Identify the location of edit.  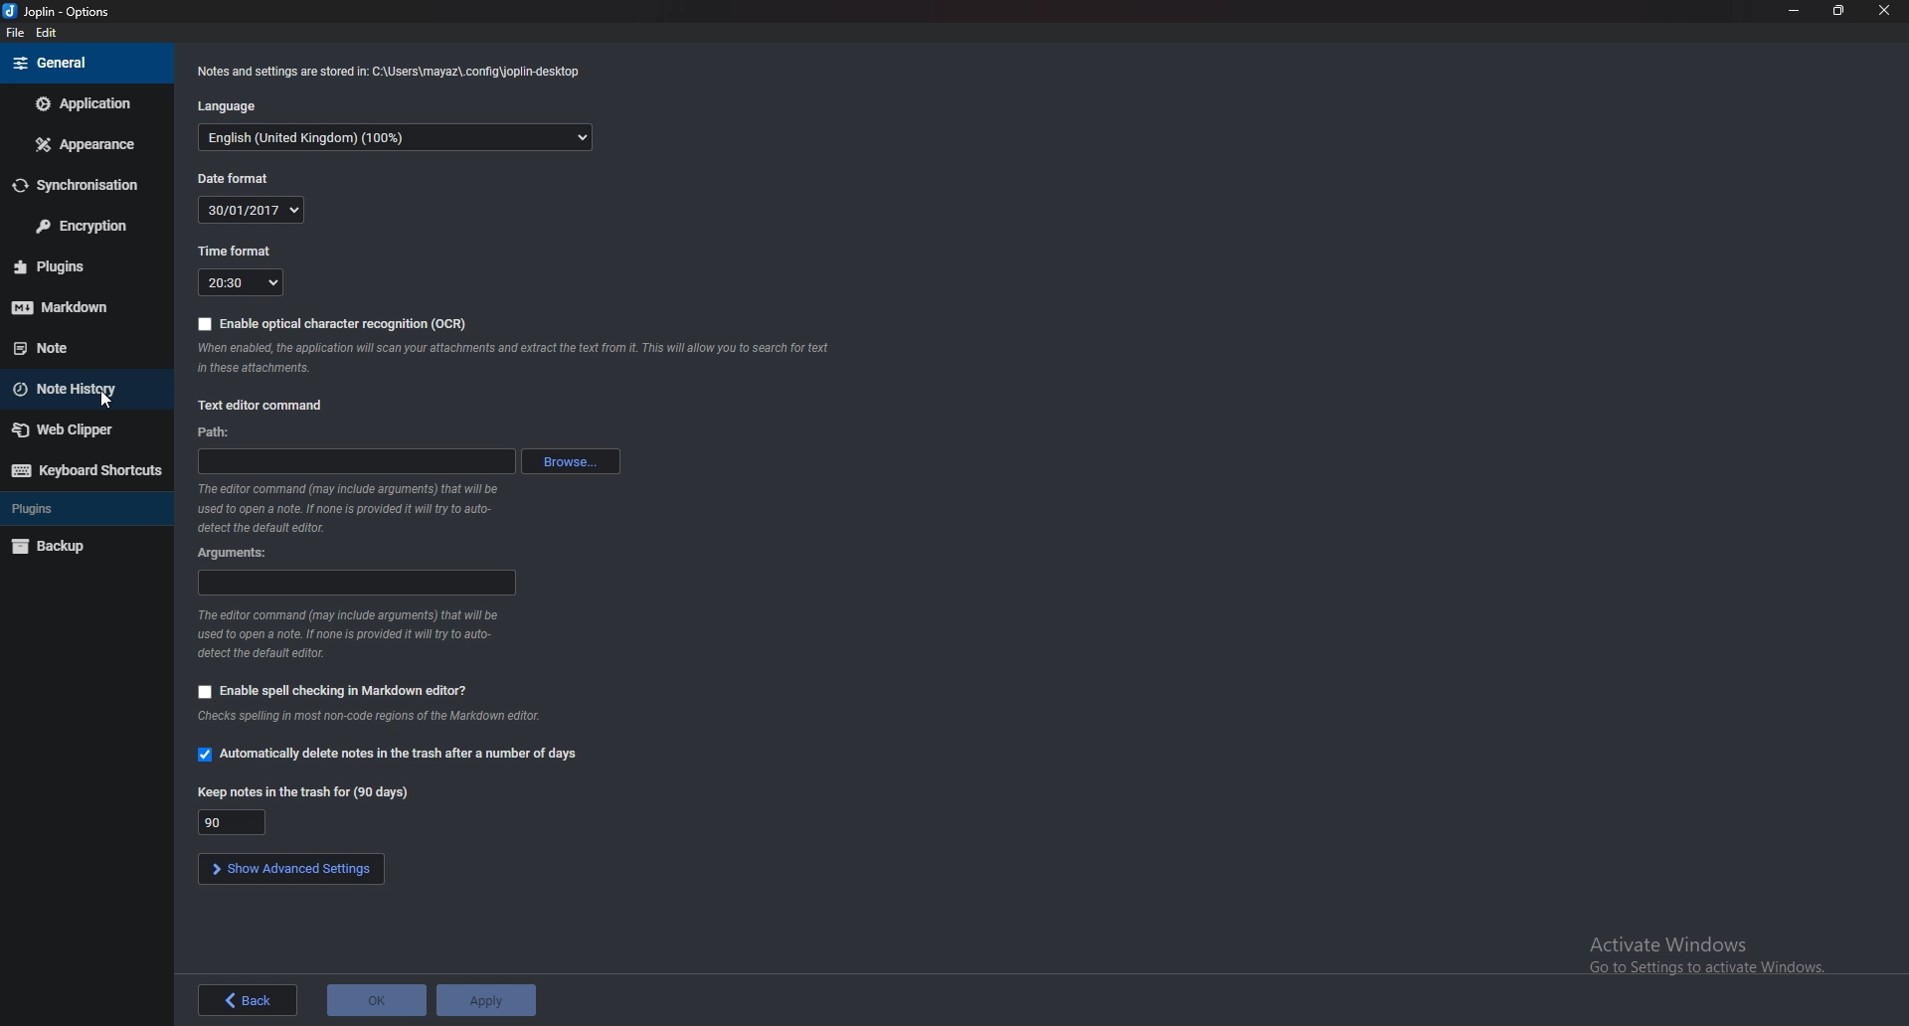
(49, 33).